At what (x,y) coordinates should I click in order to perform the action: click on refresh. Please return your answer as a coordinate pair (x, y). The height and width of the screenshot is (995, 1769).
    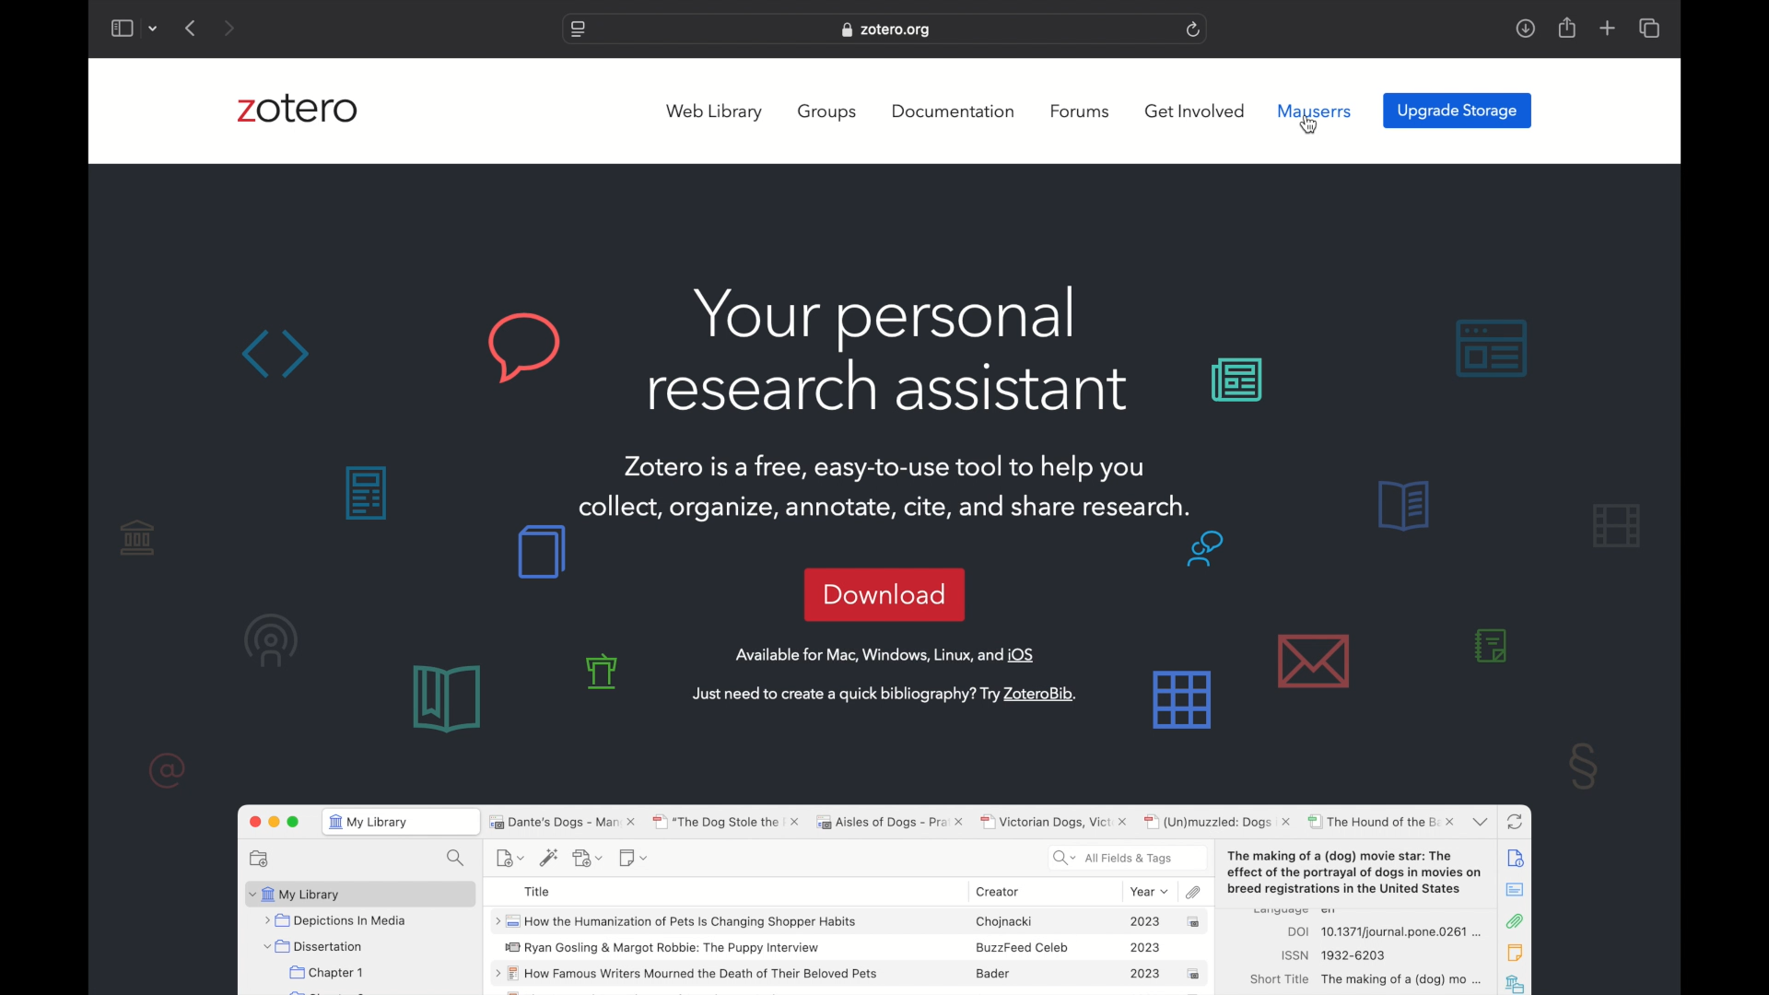
    Looking at the image, I should click on (1194, 29).